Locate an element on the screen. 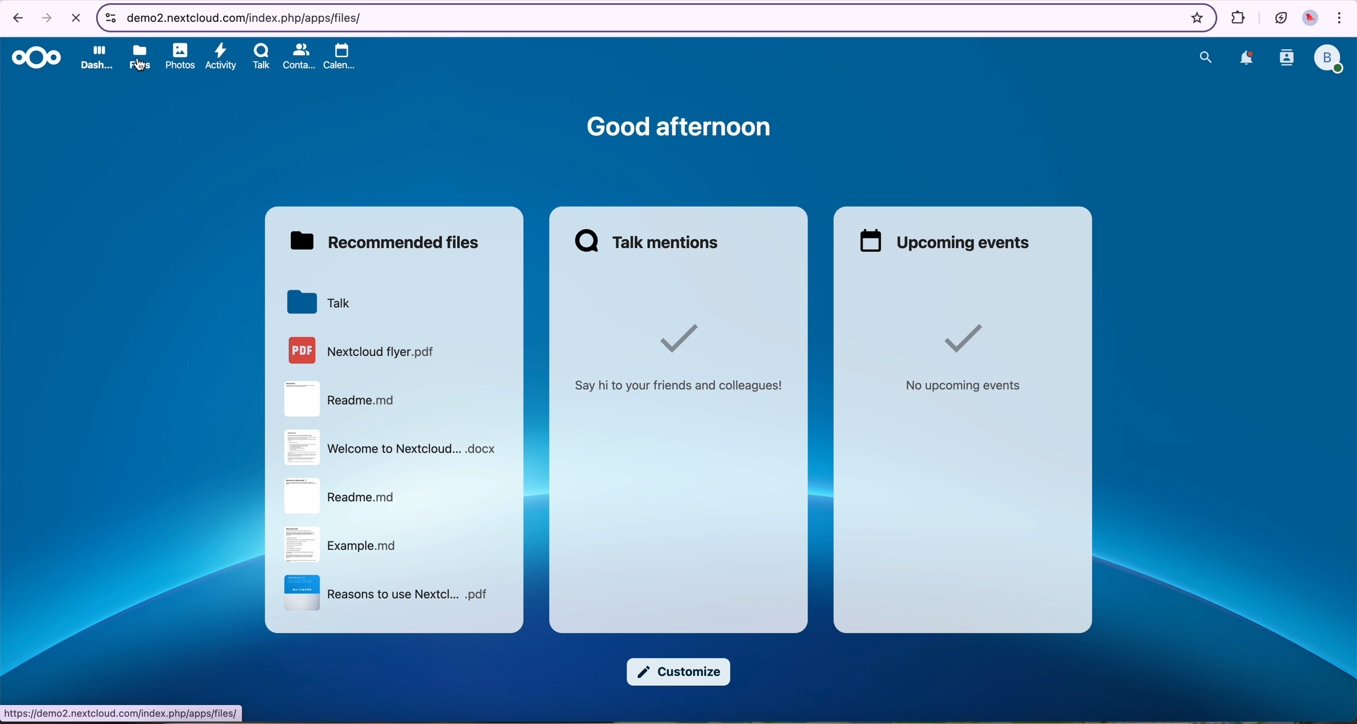 This screenshot has height=724, width=1357. contacts is located at coordinates (1285, 60).